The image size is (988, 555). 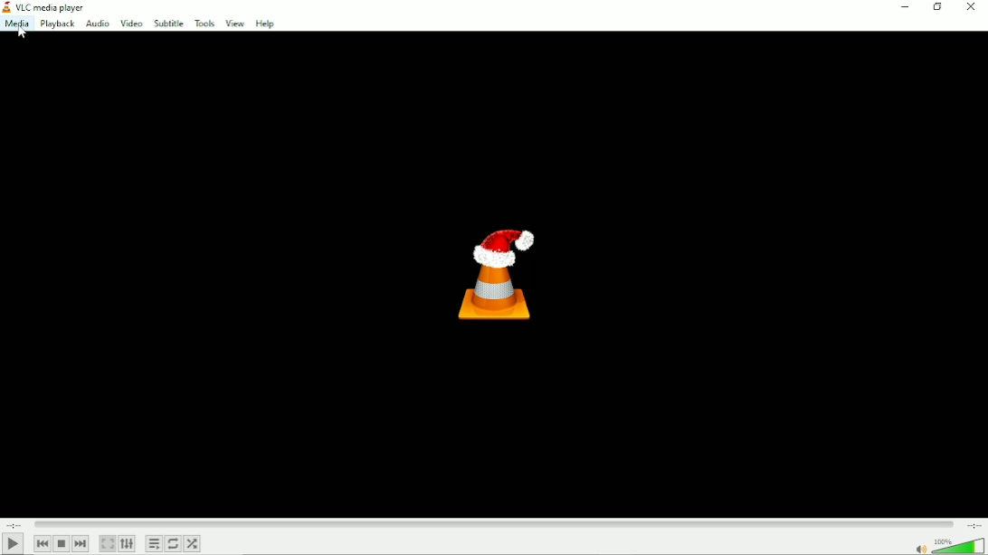 What do you see at coordinates (24, 35) in the screenshot?
I see `cursor` at bounding box center [24, 35].